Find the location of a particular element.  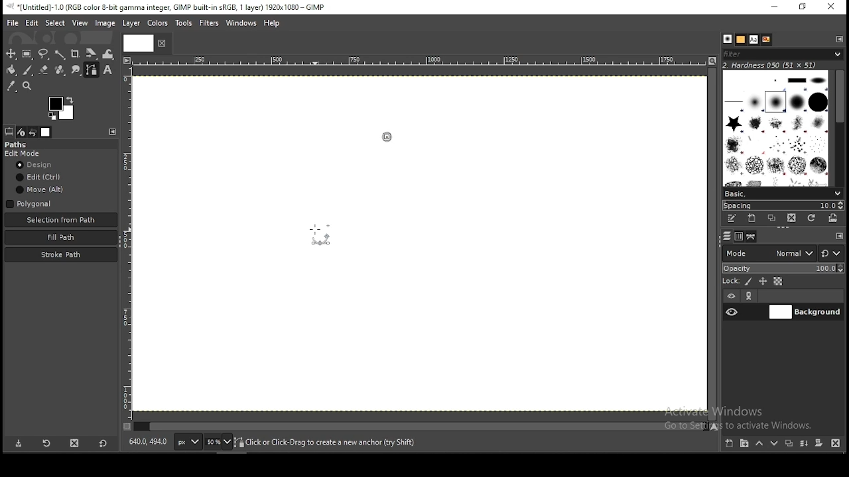

selection from path is located at coordinates (60, 220).